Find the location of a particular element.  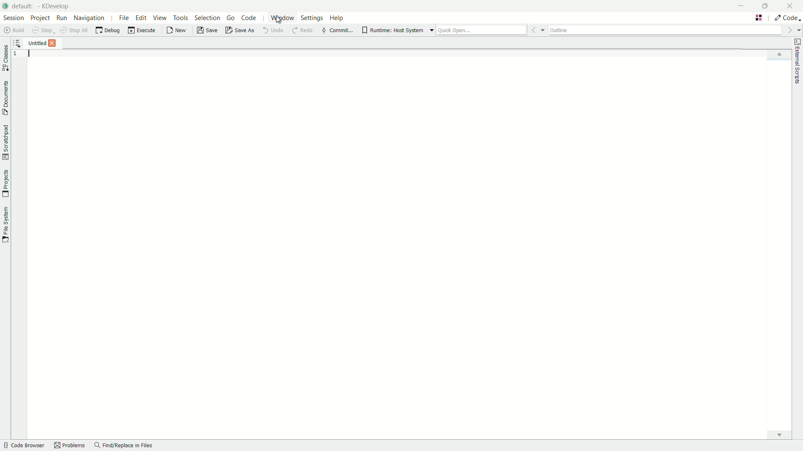

run menu is located at coordinates (62, 18).